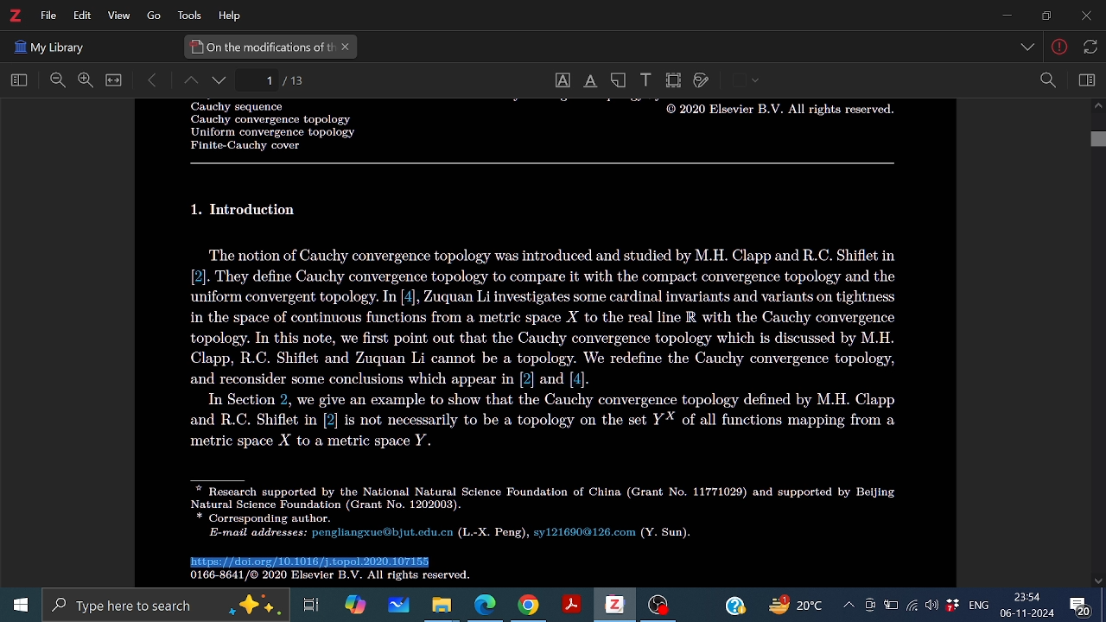  I want to click on Whiteboard, so click(397, 606).